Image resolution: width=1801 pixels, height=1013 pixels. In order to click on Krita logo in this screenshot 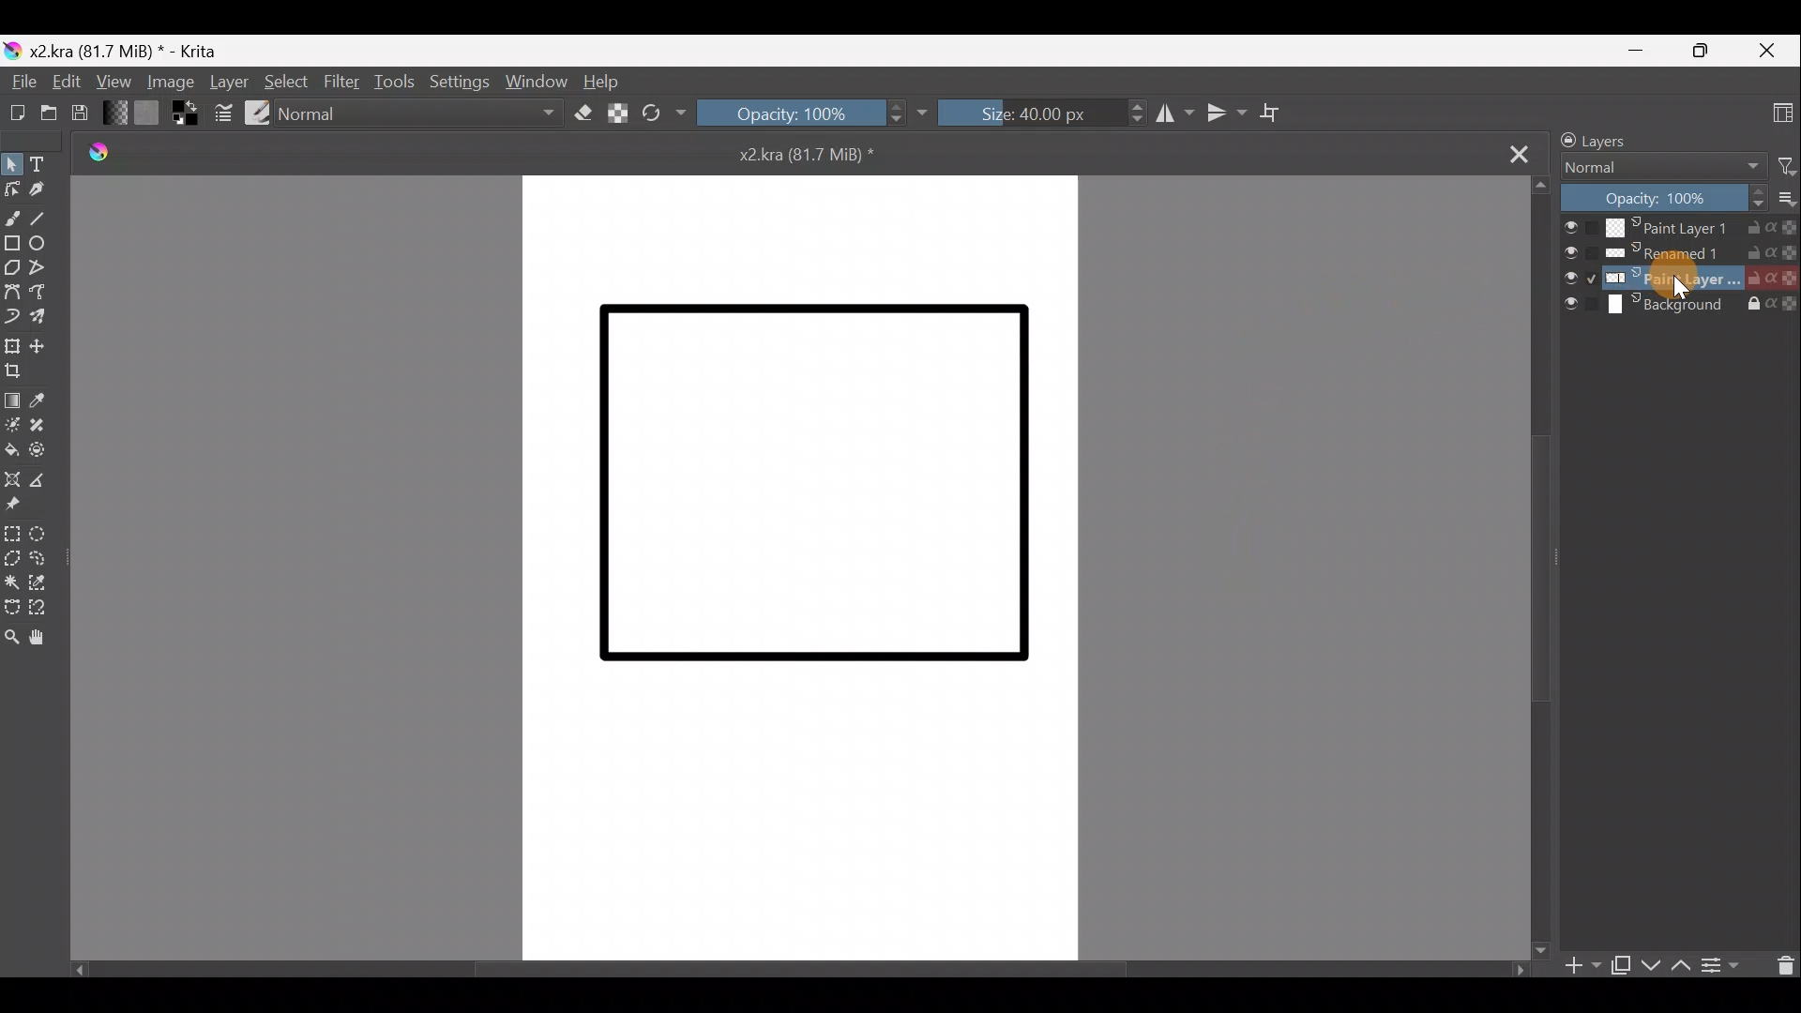, I will do `click(12, 49)`.